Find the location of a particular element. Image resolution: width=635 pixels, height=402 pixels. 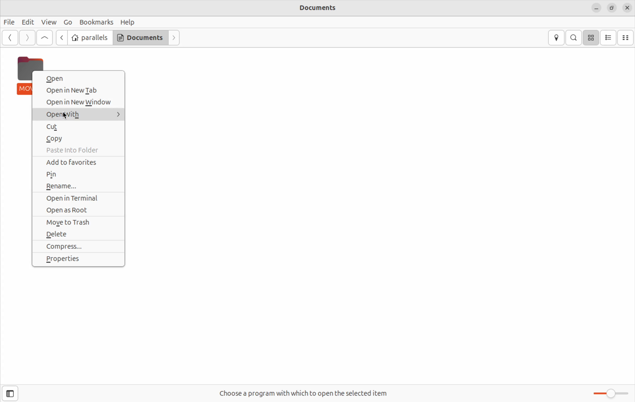

open in new window is located at coordinates (78, 102).